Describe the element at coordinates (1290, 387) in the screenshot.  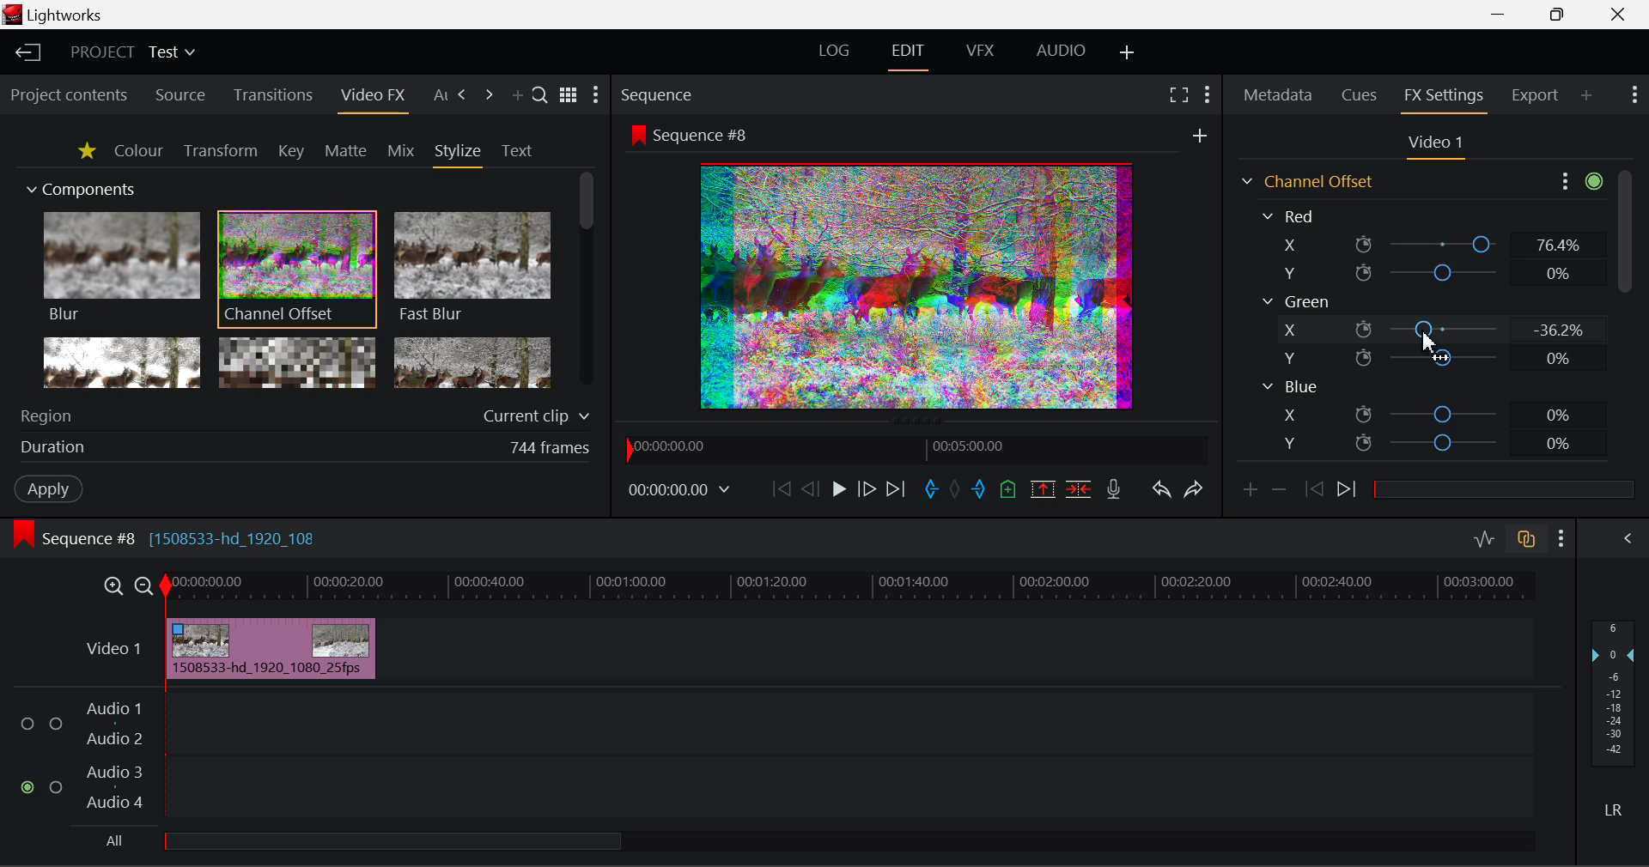
I see `Blue` at that location.